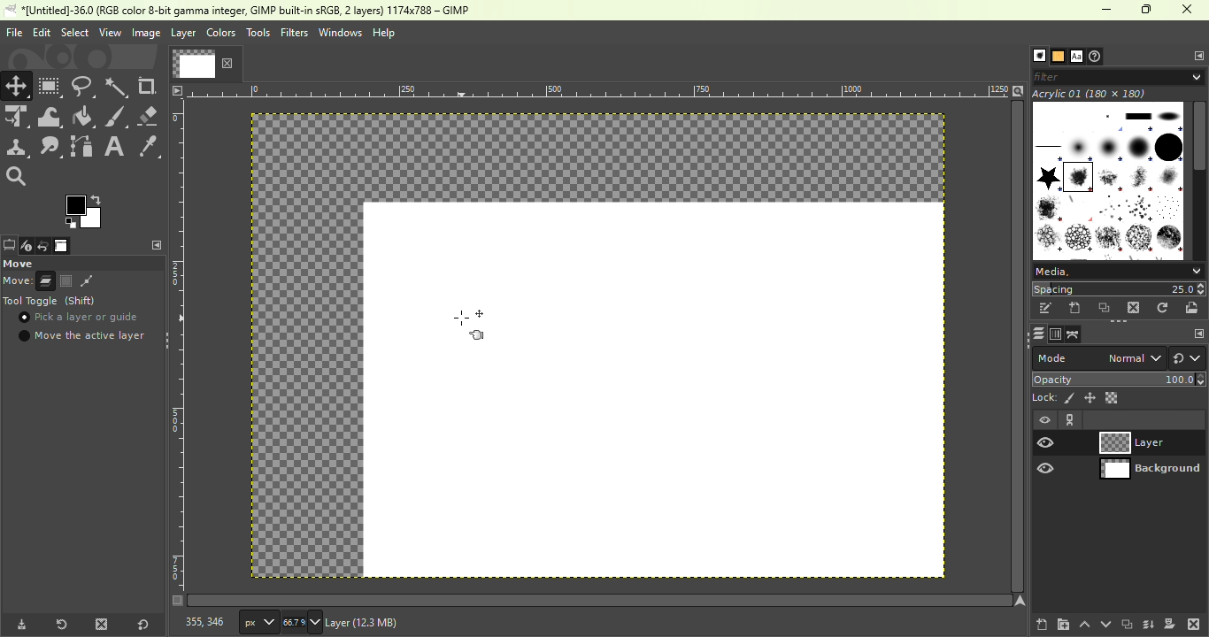  What do you see at coordinates (177, 352) in the screenshot?
I see `Vertical ruler measurment` at bounding box center [177, 352].